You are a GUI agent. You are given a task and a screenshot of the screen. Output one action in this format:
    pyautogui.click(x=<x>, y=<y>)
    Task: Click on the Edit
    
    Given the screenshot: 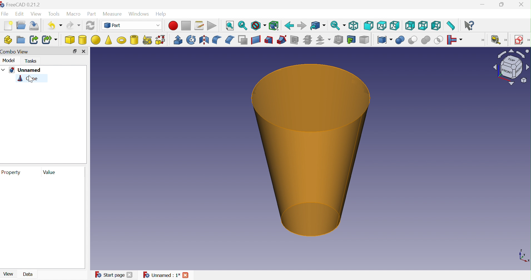 What is the action you would take?
    pyautogui.click(x=20, y=14)
    